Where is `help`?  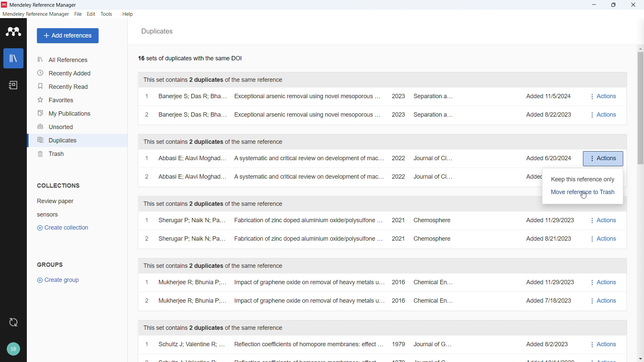
help is located at coordinates (128, 14).